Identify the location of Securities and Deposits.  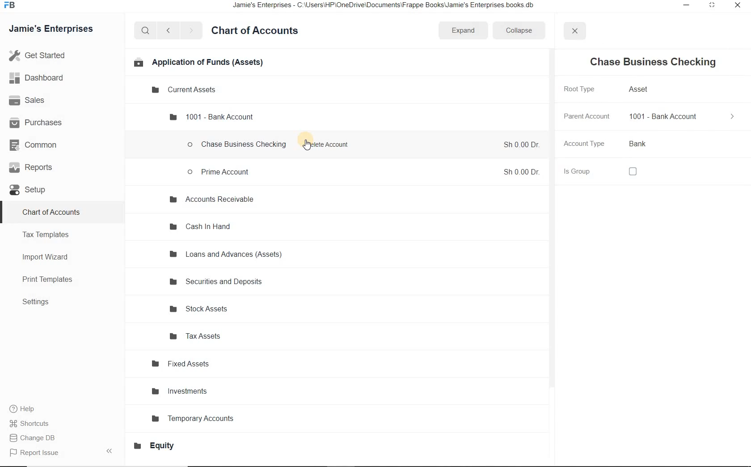
(218, 283).